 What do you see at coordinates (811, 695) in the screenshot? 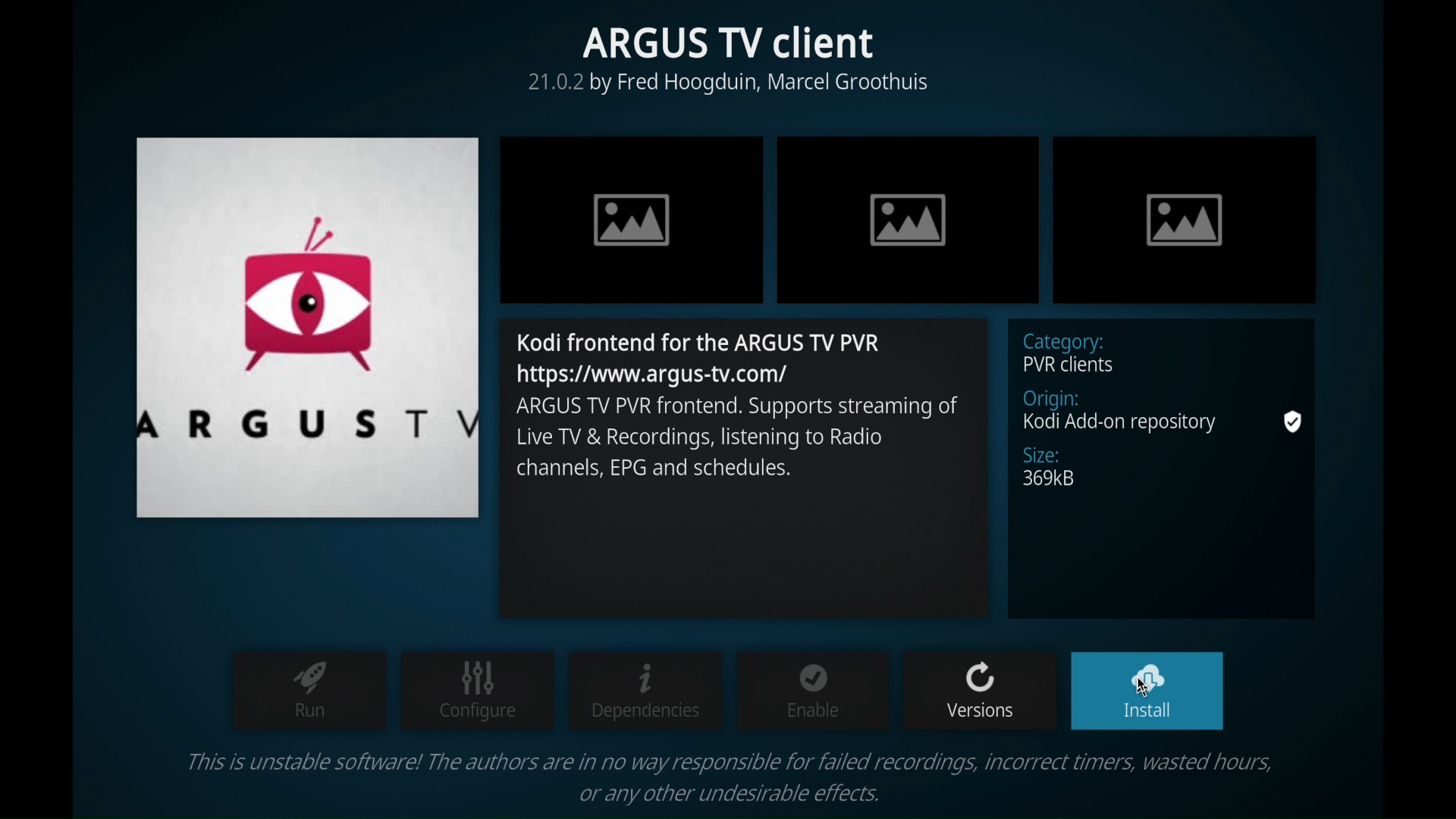
I see `enable` at bounding box center [811, 695].